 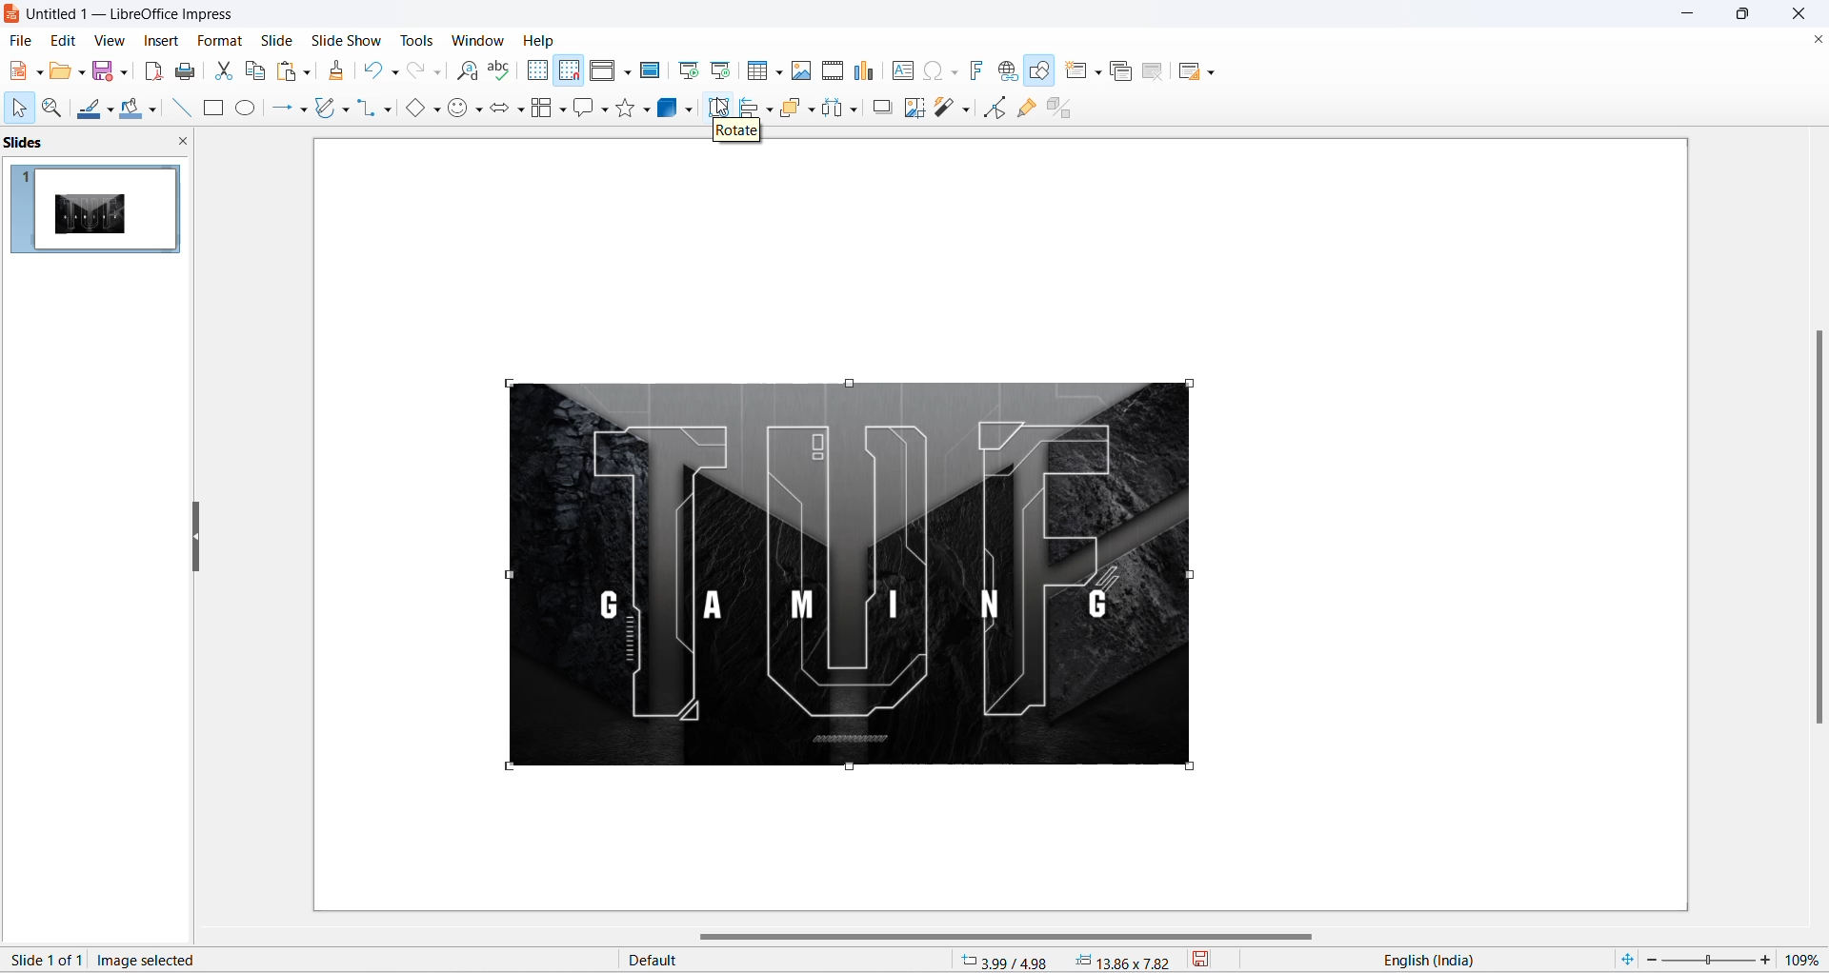 What do you see at coordinates (900, 70) in the screenshot?
I see `insert text` at bounding box center [900, 70].